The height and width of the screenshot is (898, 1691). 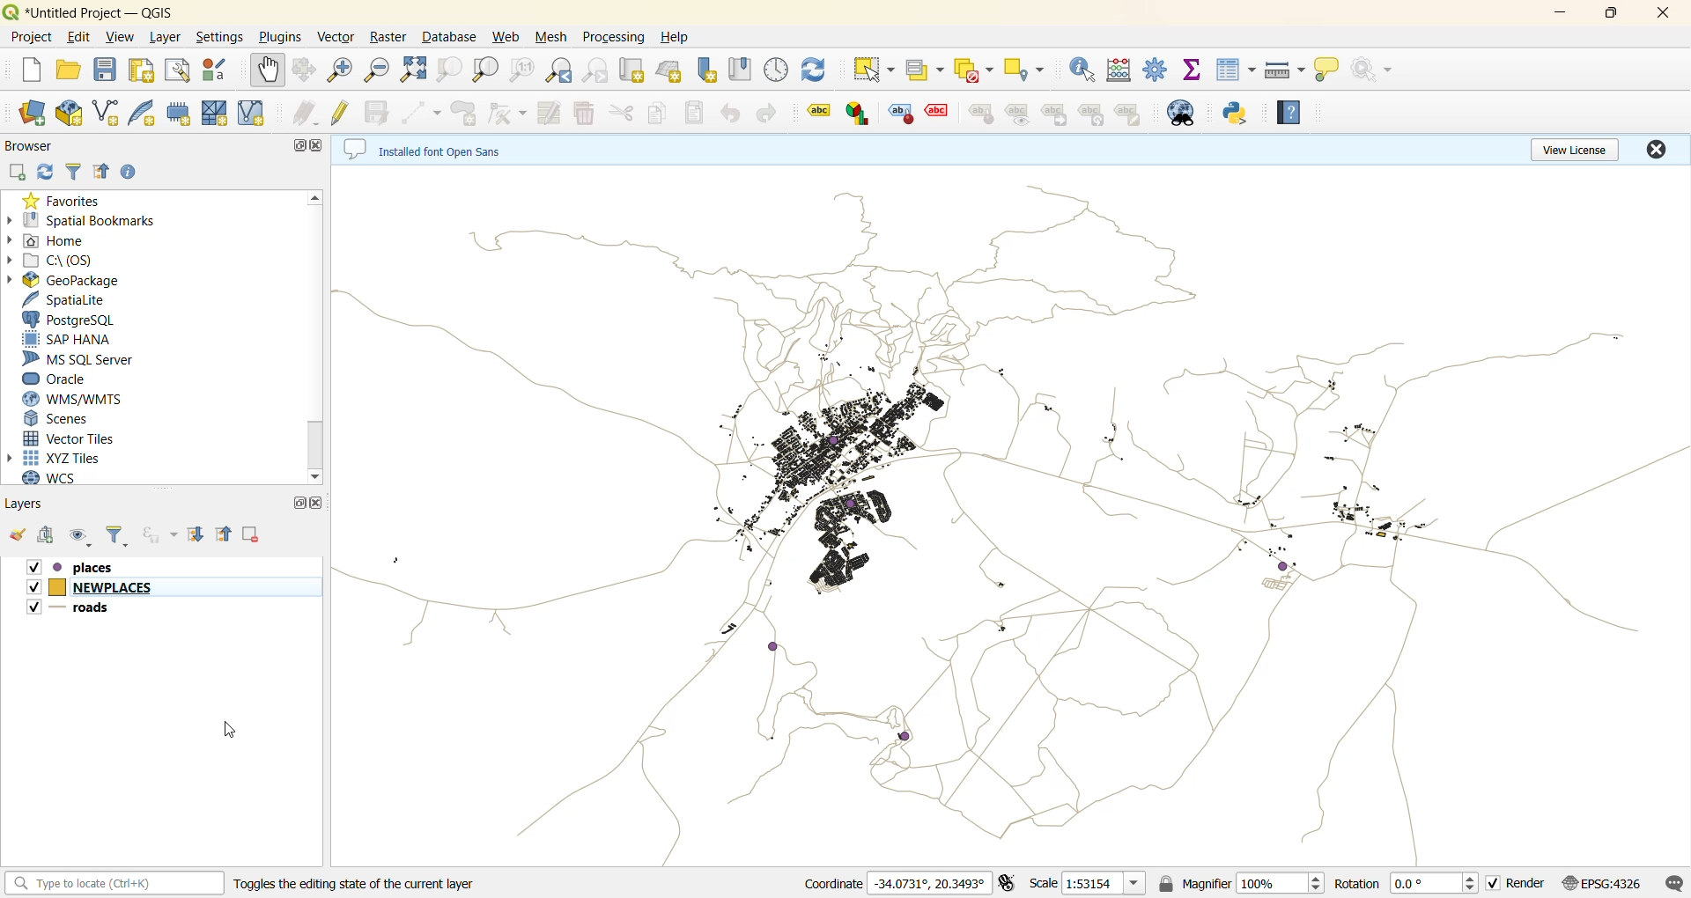 I want to click on settings, so click(x=219, y=37).